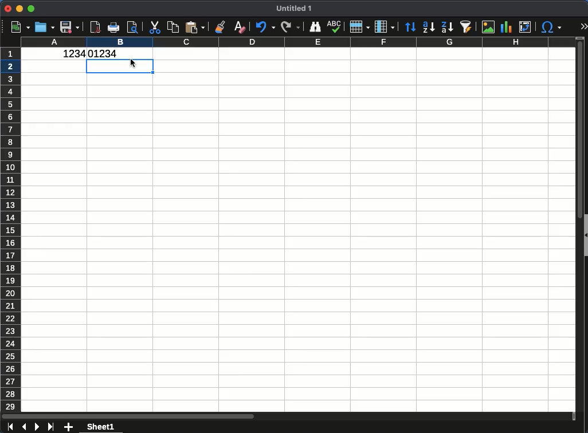 This screenshot has width=588, height=433. What do you see at coordinates (45, 27) in the screenshot?
I see `open` at bounding box center [45, 27].